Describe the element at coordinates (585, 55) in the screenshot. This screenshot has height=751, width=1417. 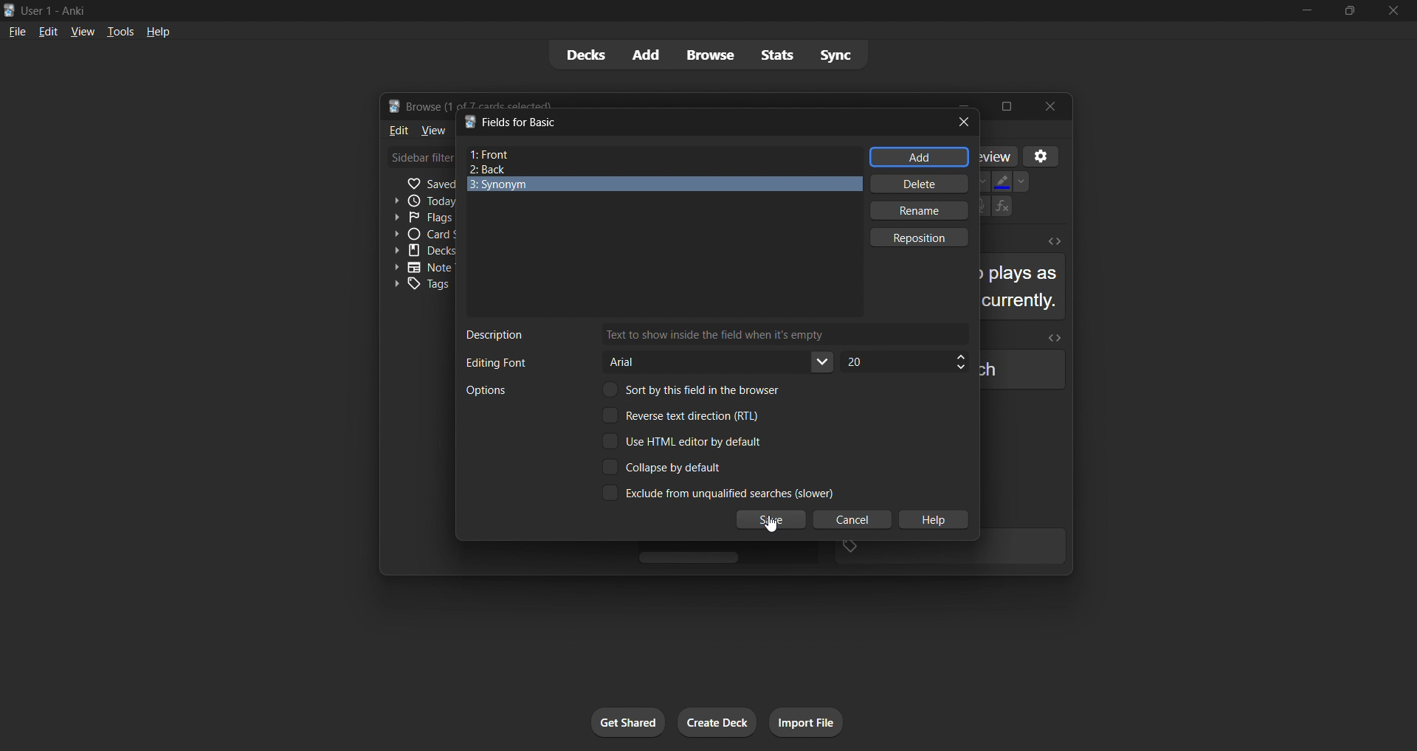
I see `decks` at that location.